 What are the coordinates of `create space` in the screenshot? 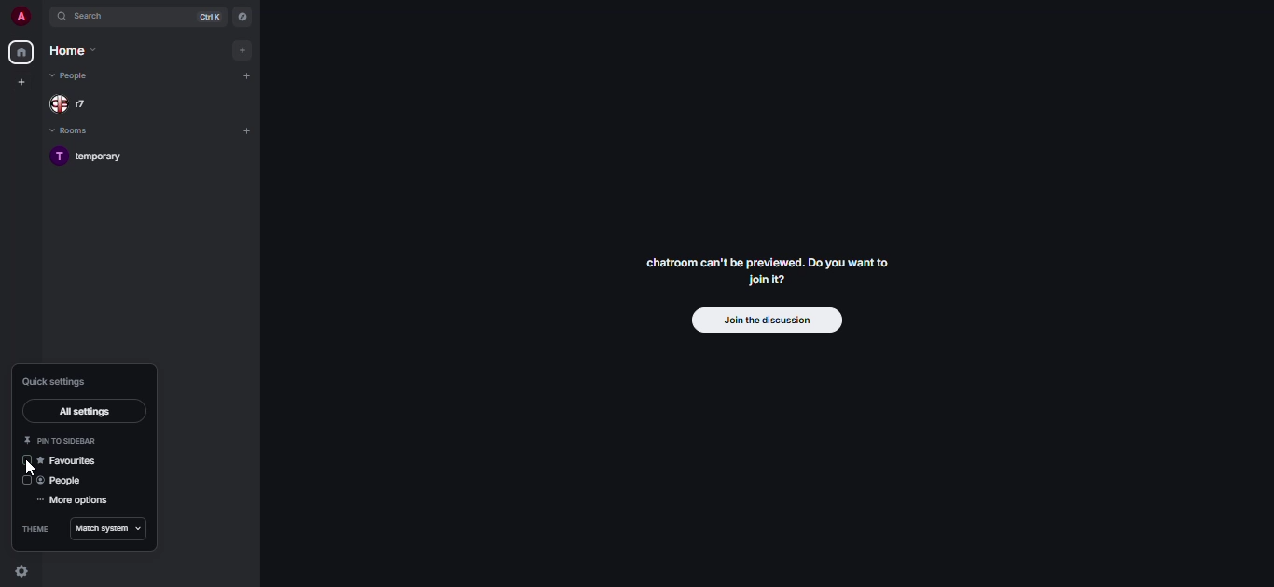 It's located at (21, 83).